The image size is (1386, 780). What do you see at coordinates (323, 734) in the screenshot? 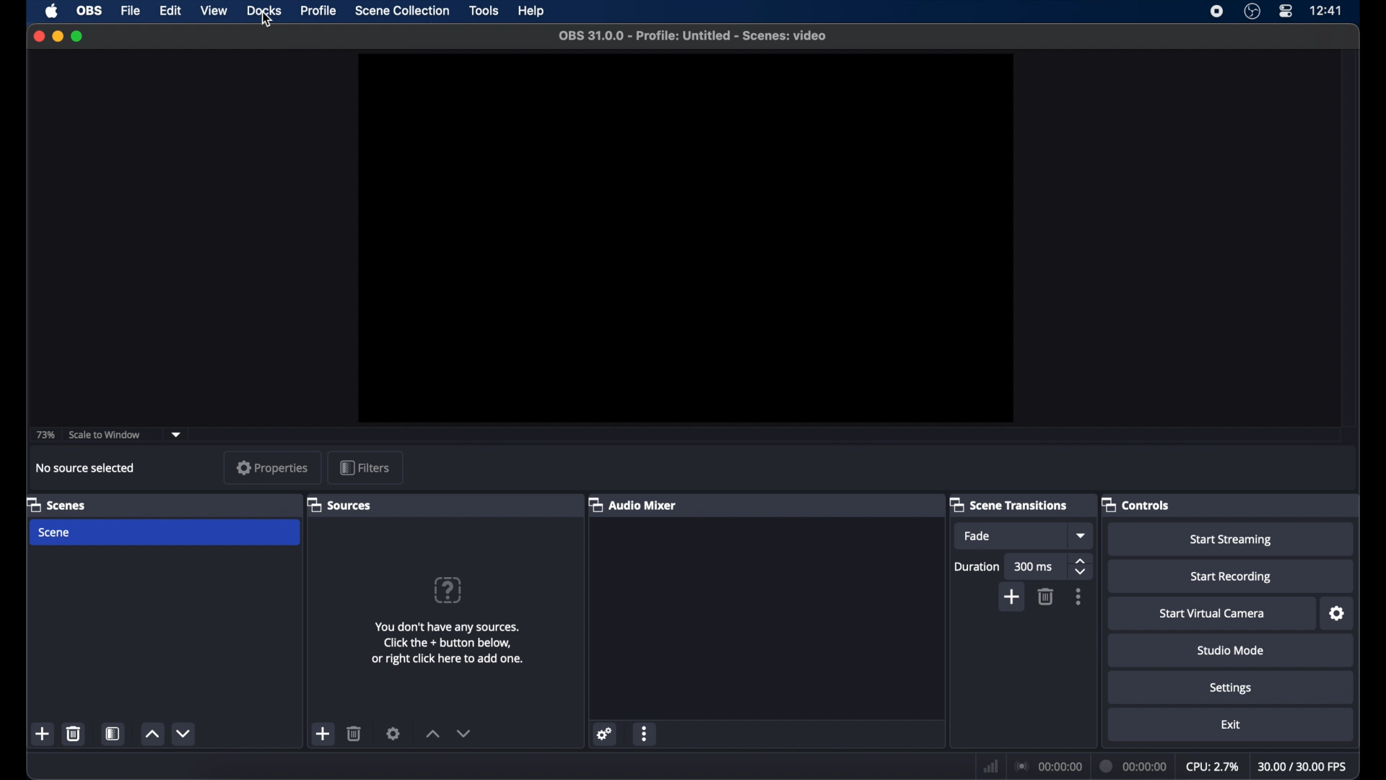
I see `add` at bounding box center [323, 734].